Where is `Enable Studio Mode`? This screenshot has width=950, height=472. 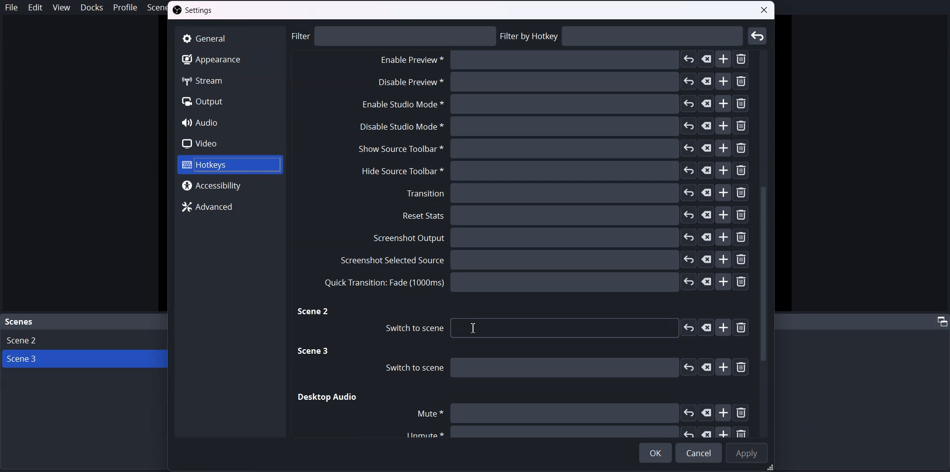
Enable Studio Mode is located at coordinates (553, 105).